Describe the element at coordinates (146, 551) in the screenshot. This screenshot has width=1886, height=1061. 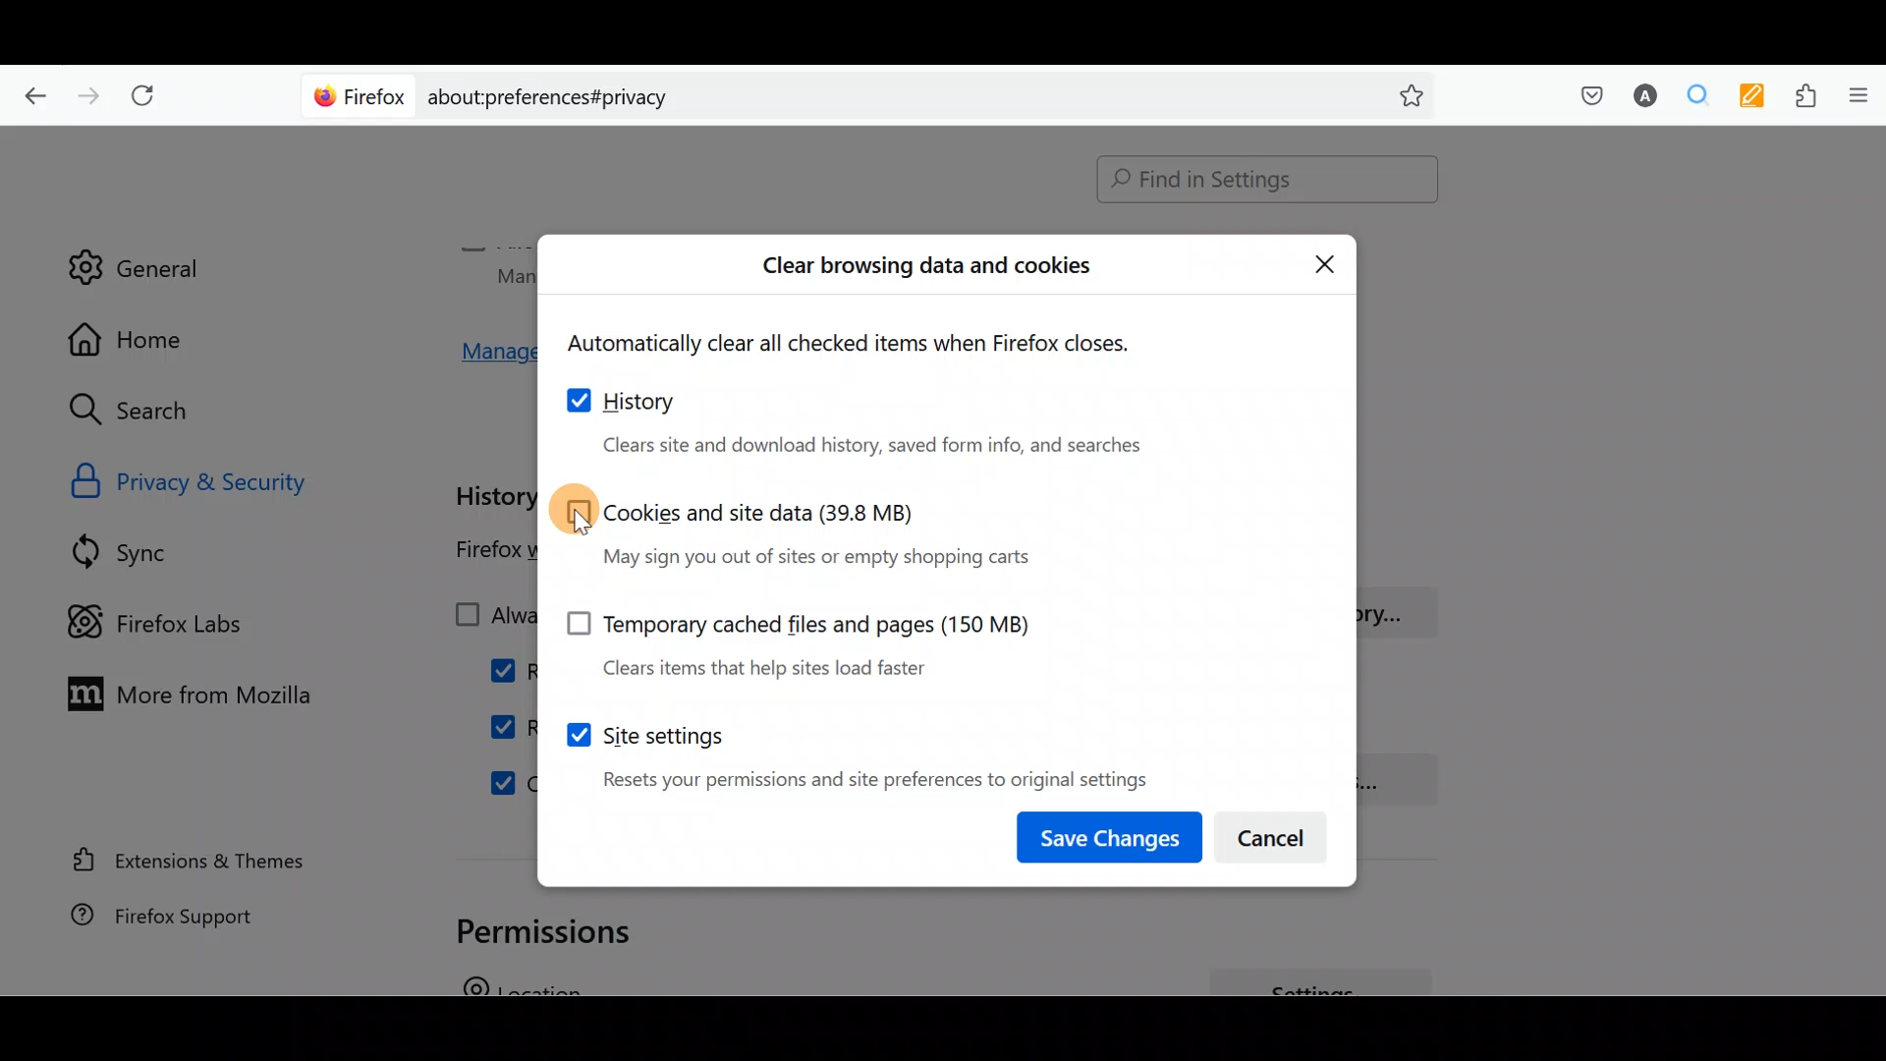
I see `Sync` at that location.